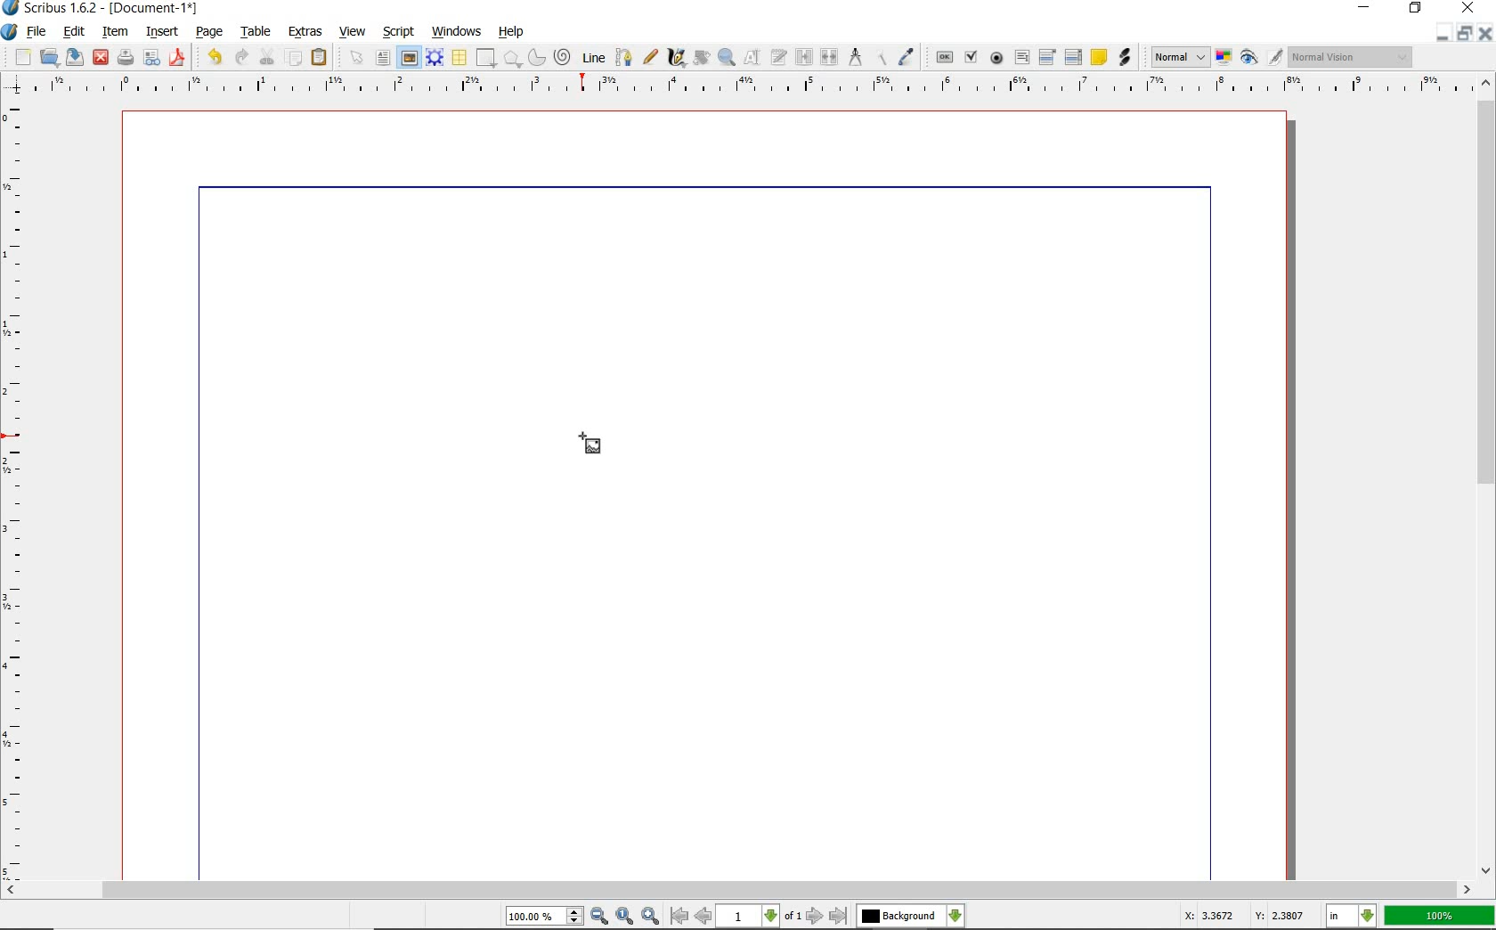 The height and width of the screenshot is (930, 1496). Describe the element at coordinates (806, 56) in the screenshot. I see `link text frames` at that location.